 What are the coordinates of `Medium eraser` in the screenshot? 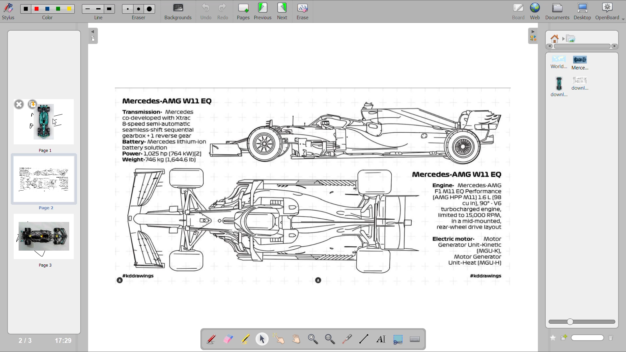 It's located at (138, 8).